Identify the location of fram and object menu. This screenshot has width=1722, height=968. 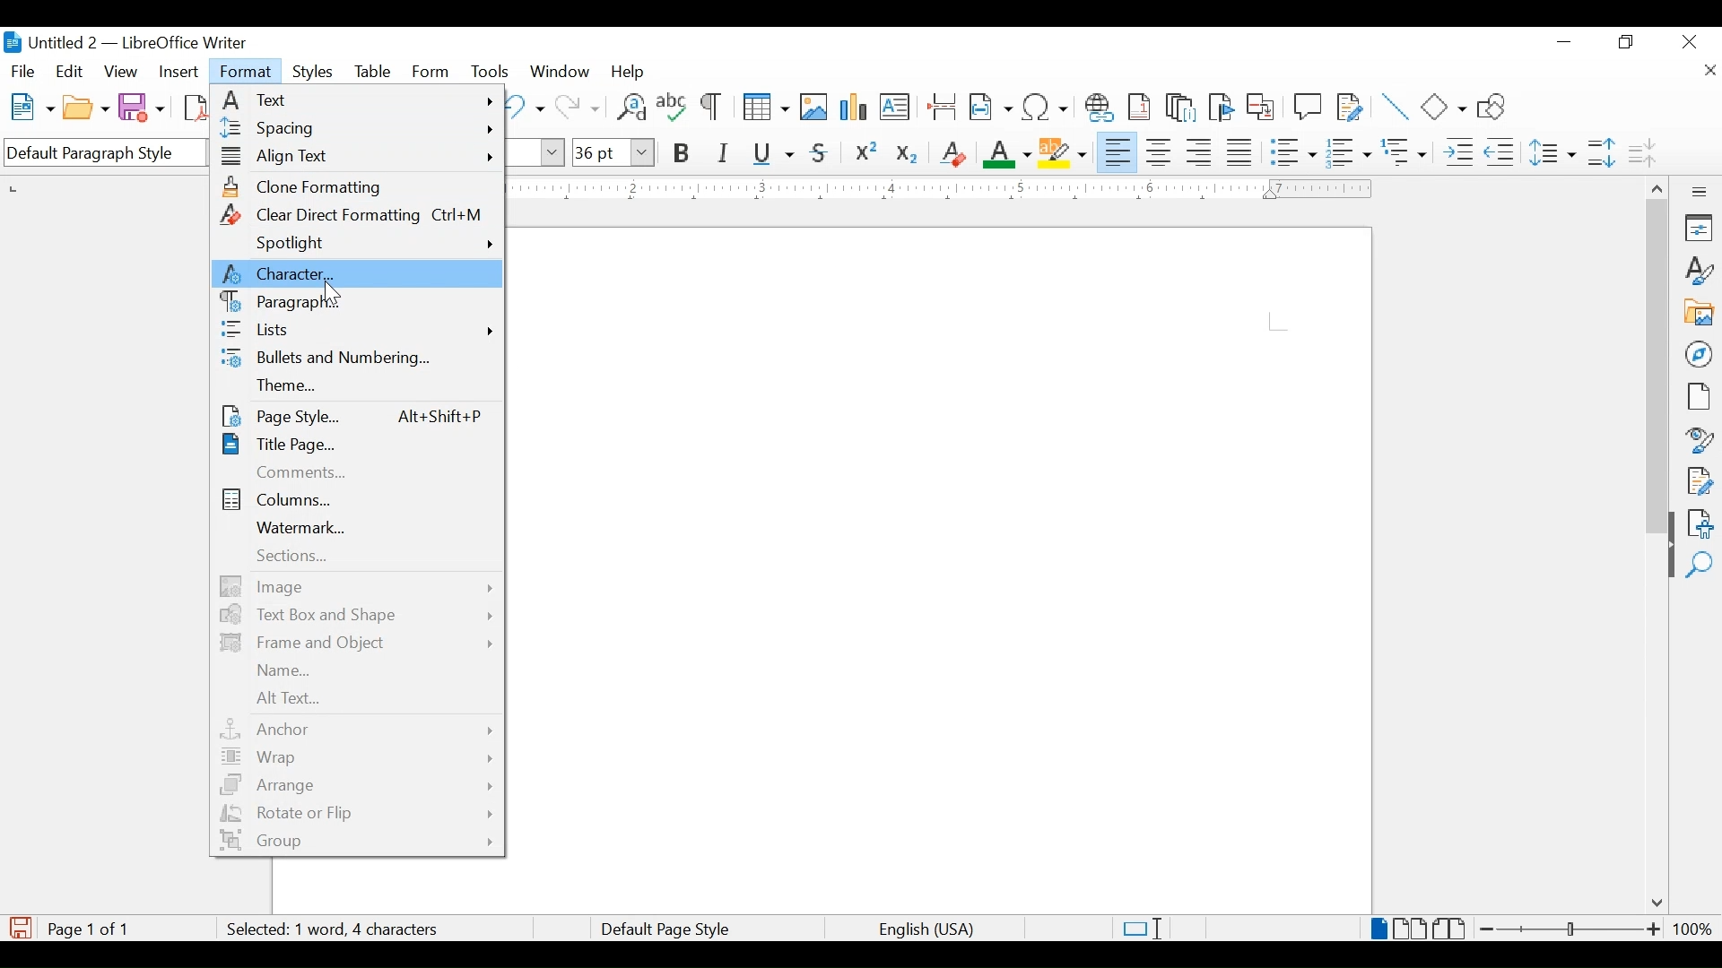
(357, 643).